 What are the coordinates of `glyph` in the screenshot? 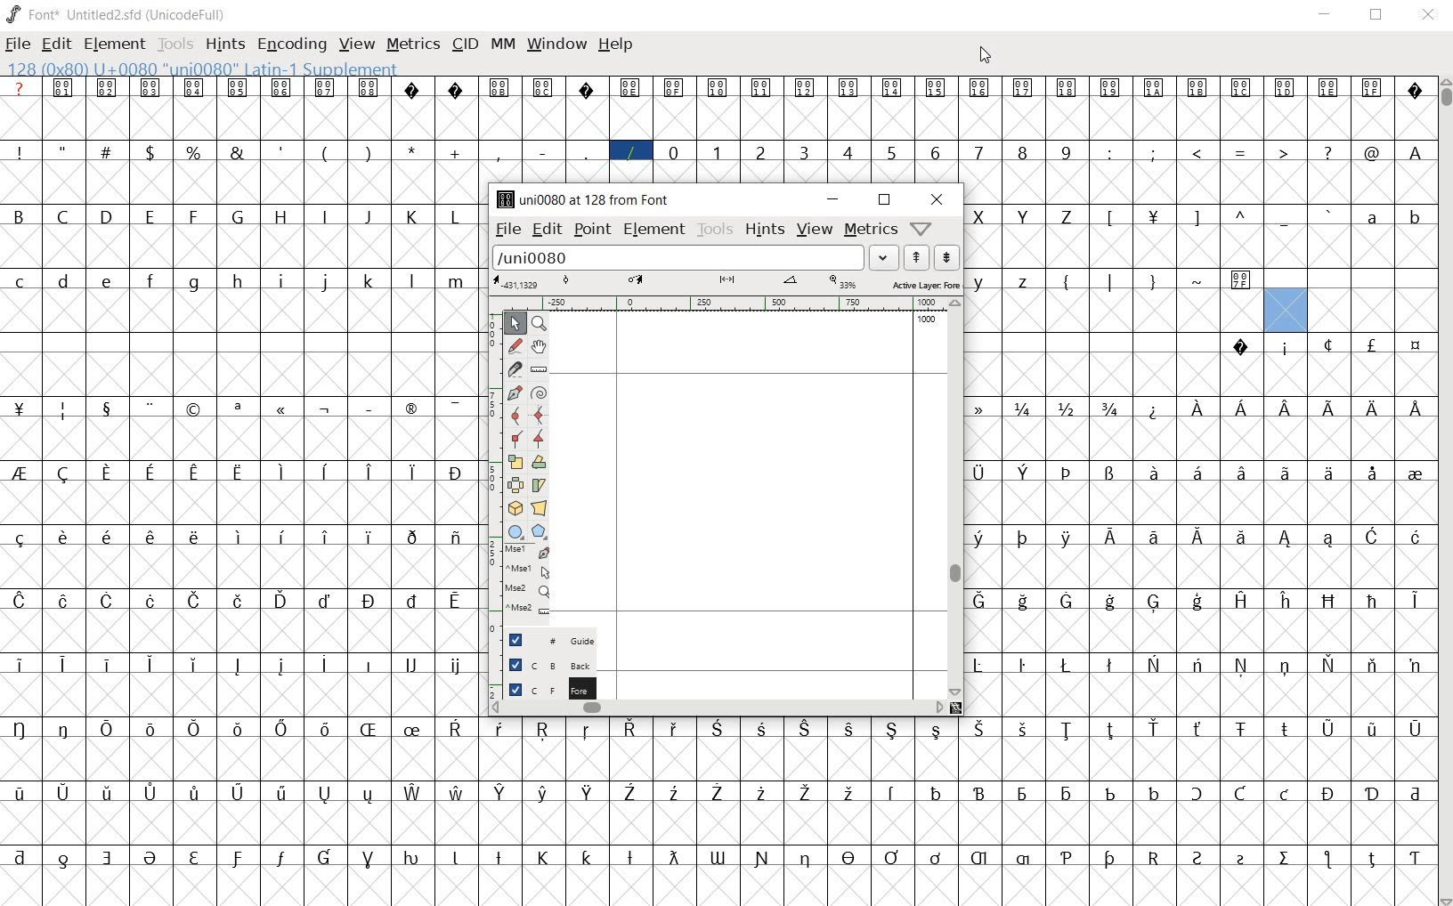 It's located at (20, 665).